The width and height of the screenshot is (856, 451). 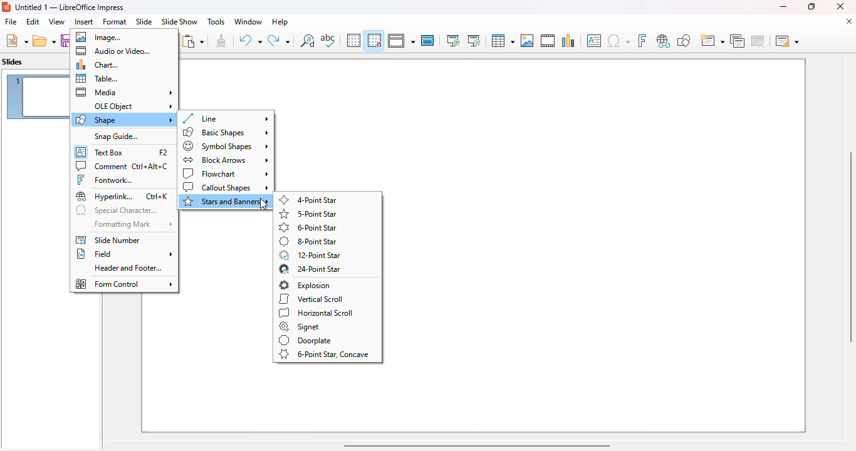 I want to click on maximize, so click(x=810, y=6).